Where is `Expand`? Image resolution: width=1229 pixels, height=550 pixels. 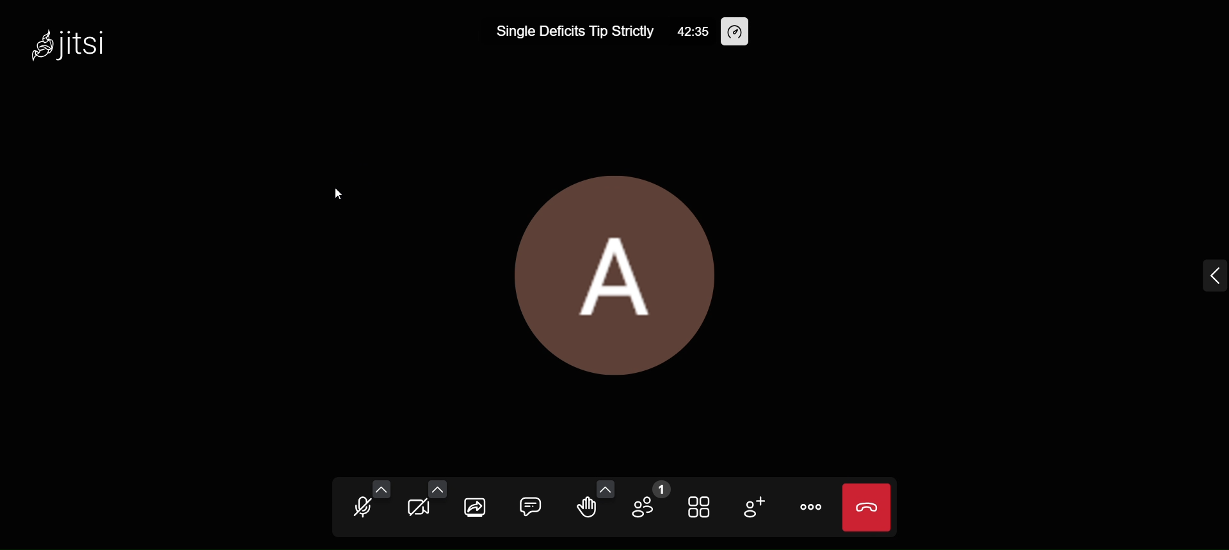 Expand is located at coordinates (1209, 279).